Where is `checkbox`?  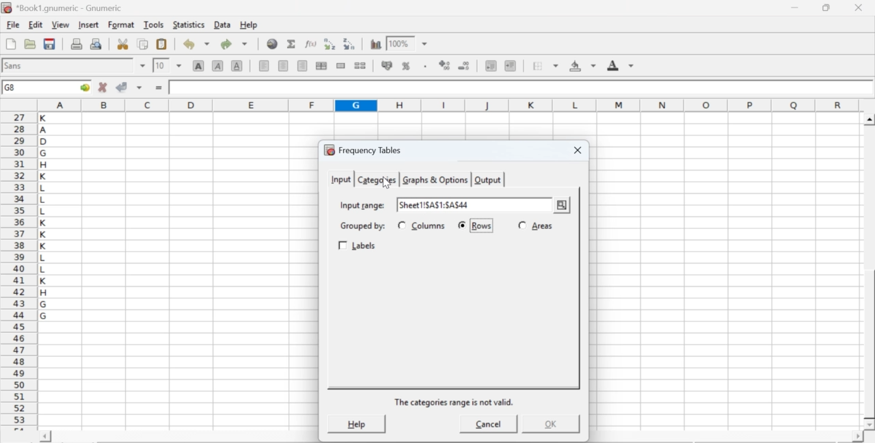 checkbox is located at coordinates (401, 225).